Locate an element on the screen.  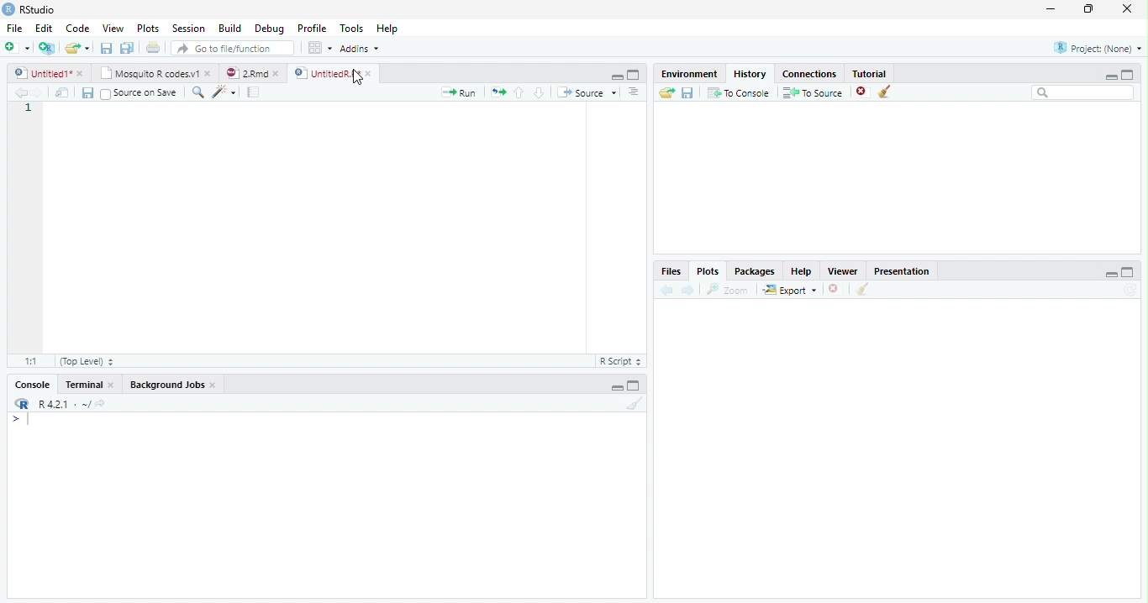
Delete file is located at coordinates (864, 92).